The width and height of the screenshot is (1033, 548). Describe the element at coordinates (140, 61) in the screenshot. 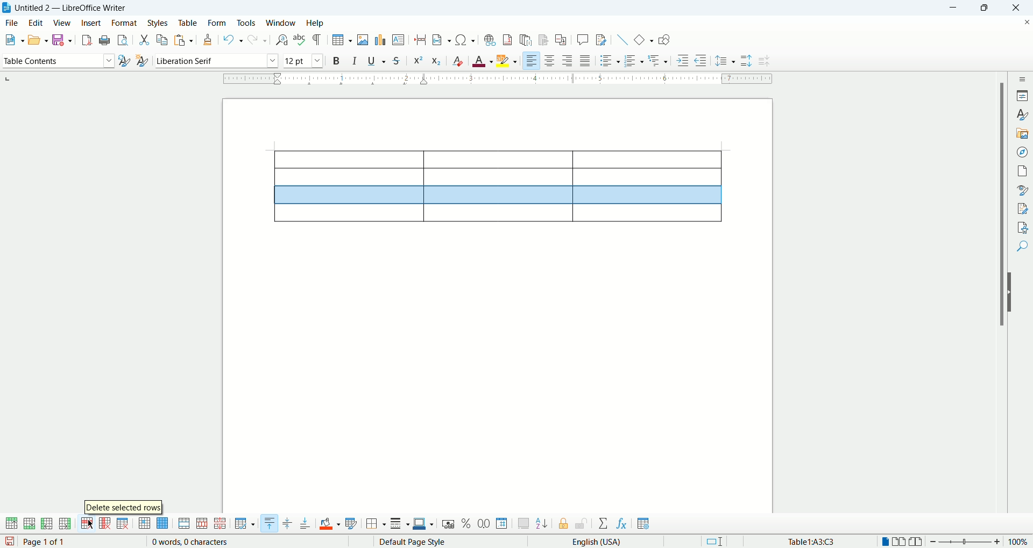

I see `select new style` at that location.